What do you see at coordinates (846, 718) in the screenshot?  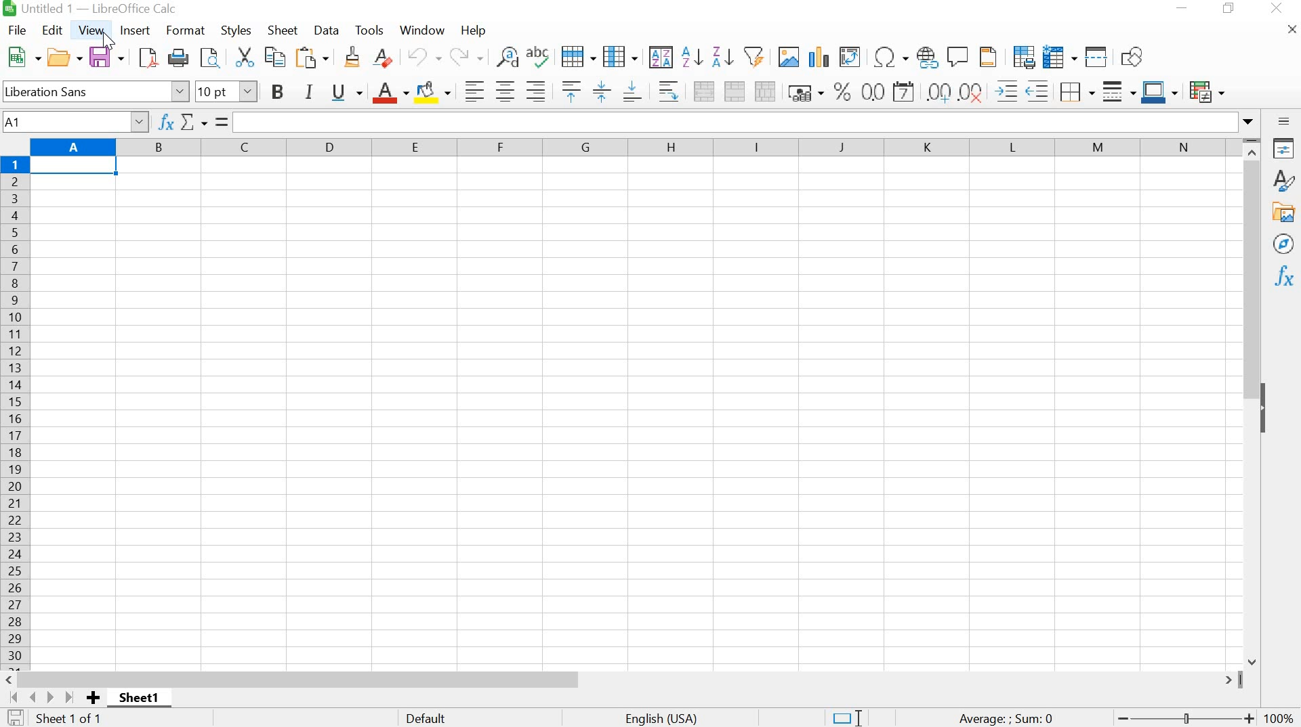 I see `STANDARD SELECTION` at bounding box center [846, 718].